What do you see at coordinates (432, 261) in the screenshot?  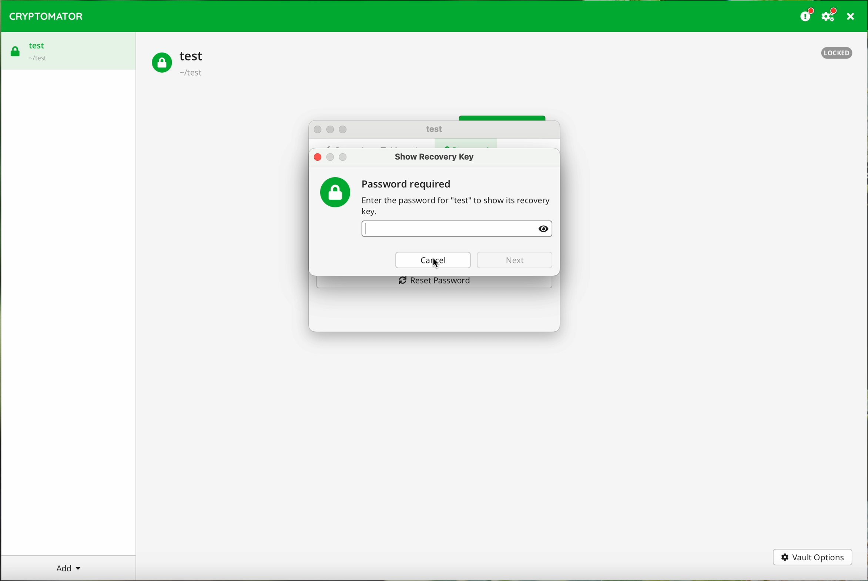 I see `Cancel` at bounding box center [432, 261].